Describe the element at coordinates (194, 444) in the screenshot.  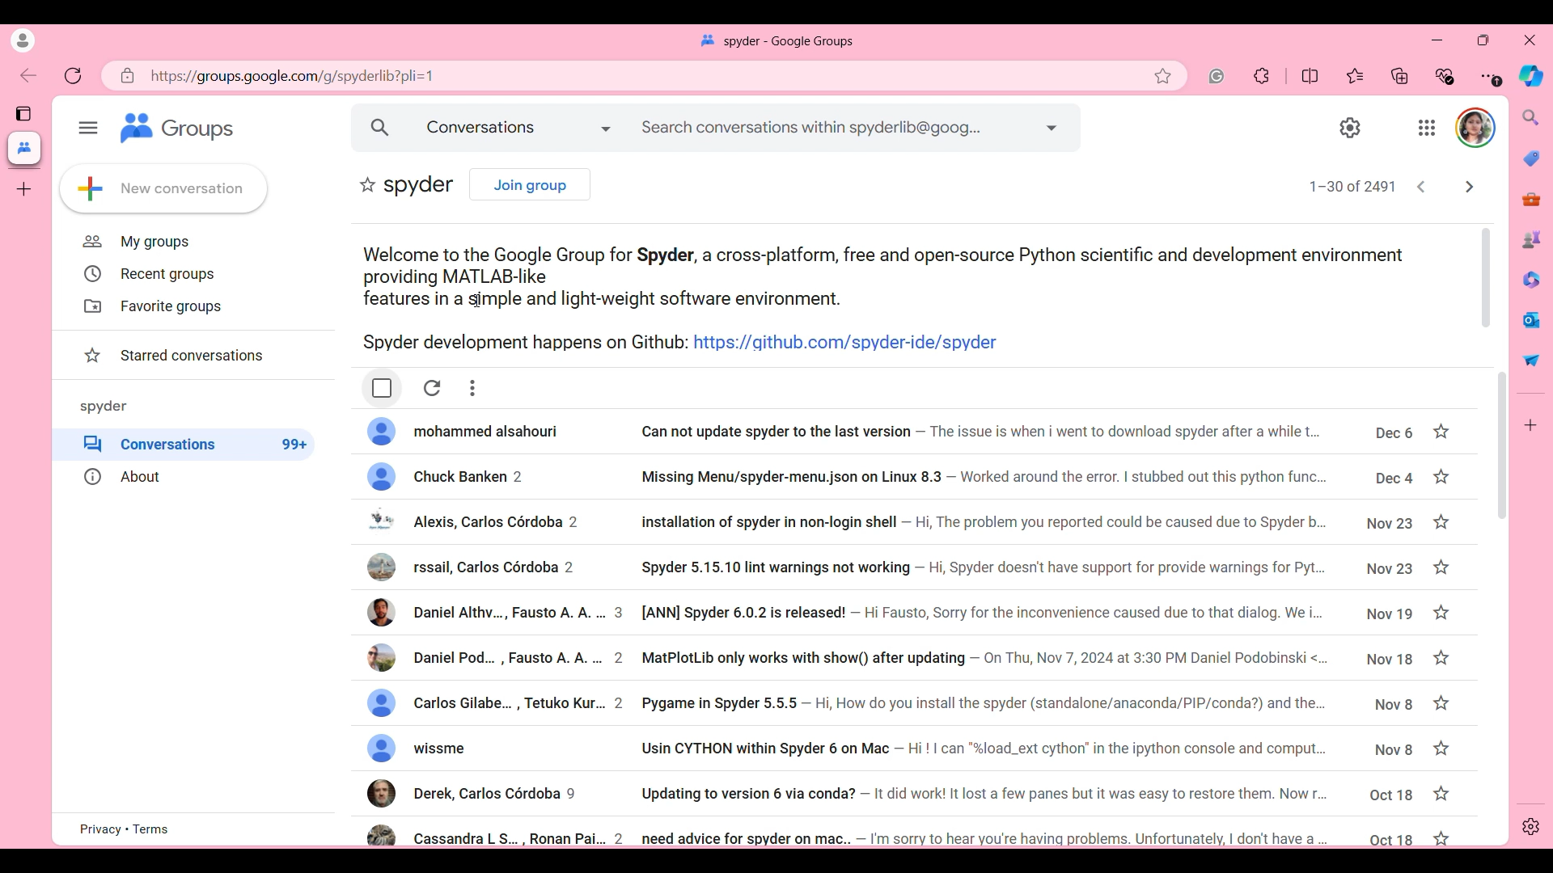
I see `Conversations and their count` at that location.